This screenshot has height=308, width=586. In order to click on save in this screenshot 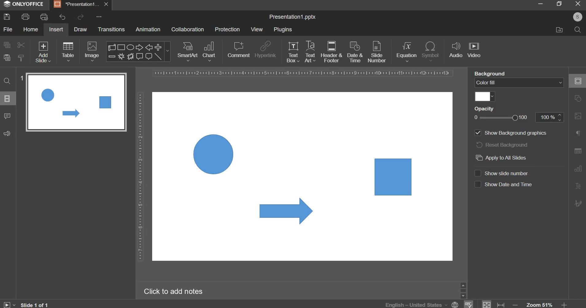, I will do `click(7, 17)`.